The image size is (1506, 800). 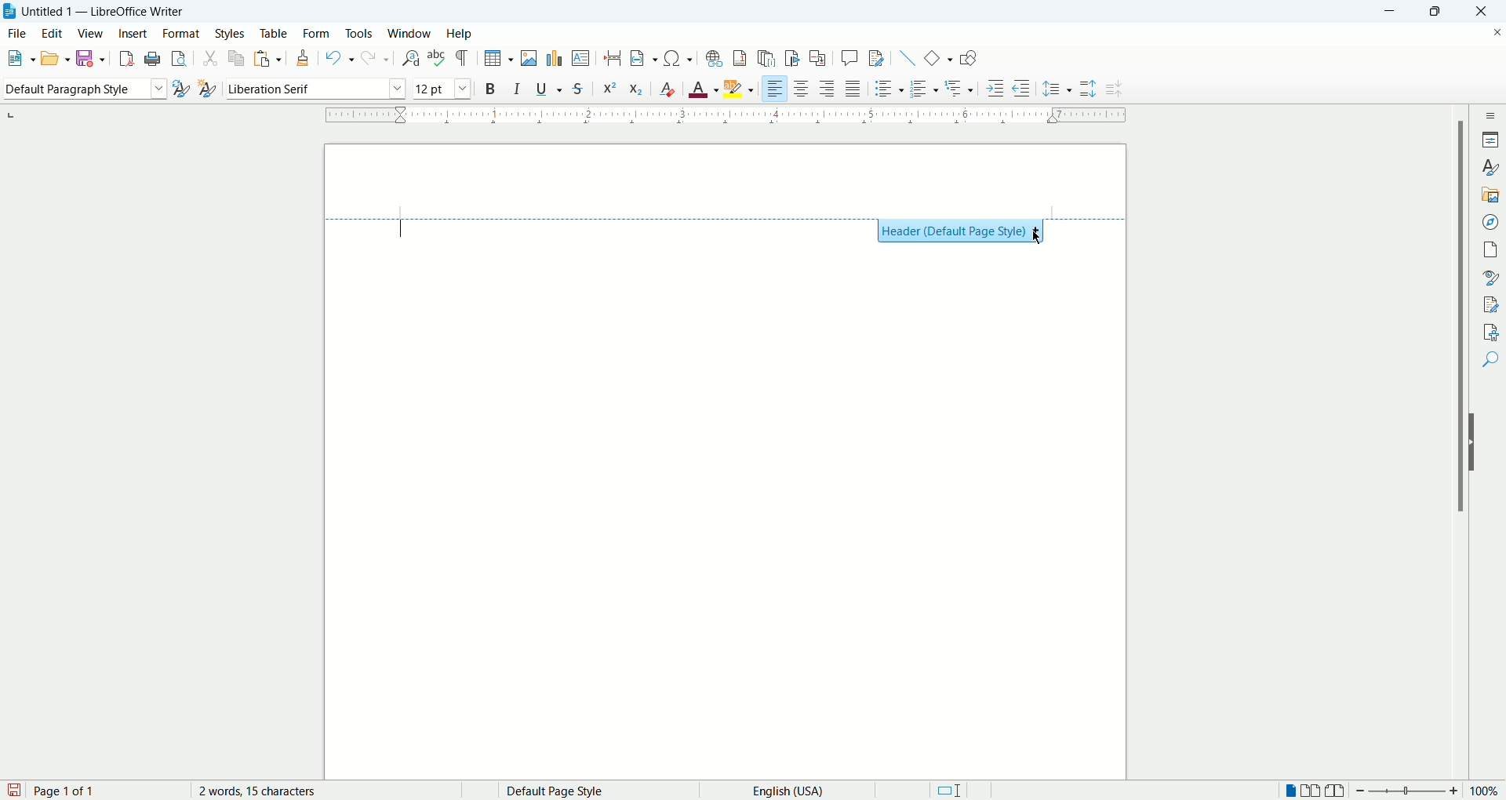 I want to click on decrease paragraph spacing, so click(x=1118, y=89).